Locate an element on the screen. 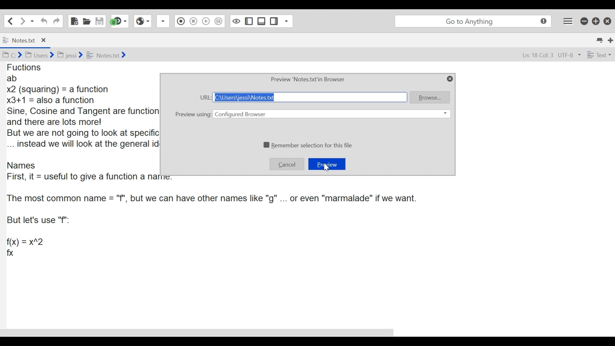 This screenshot has height=346, width=615. Show/Hide Bottom Pane is located at coordinates (260, 22).